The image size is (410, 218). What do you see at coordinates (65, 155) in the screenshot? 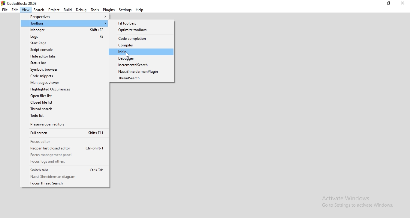
I see `Focus management panel` at bounding box center [65, 155].